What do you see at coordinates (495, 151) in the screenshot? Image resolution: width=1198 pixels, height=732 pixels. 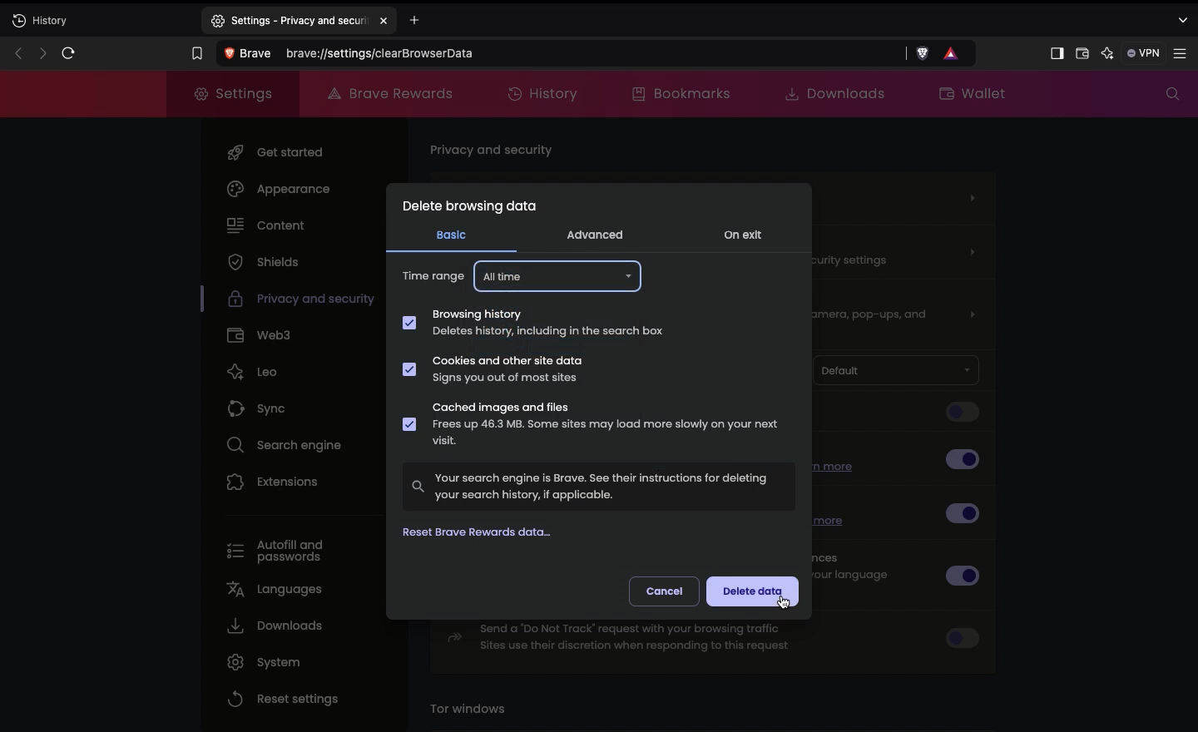 I see `Privacy and security` at bounding box center [495, 151].